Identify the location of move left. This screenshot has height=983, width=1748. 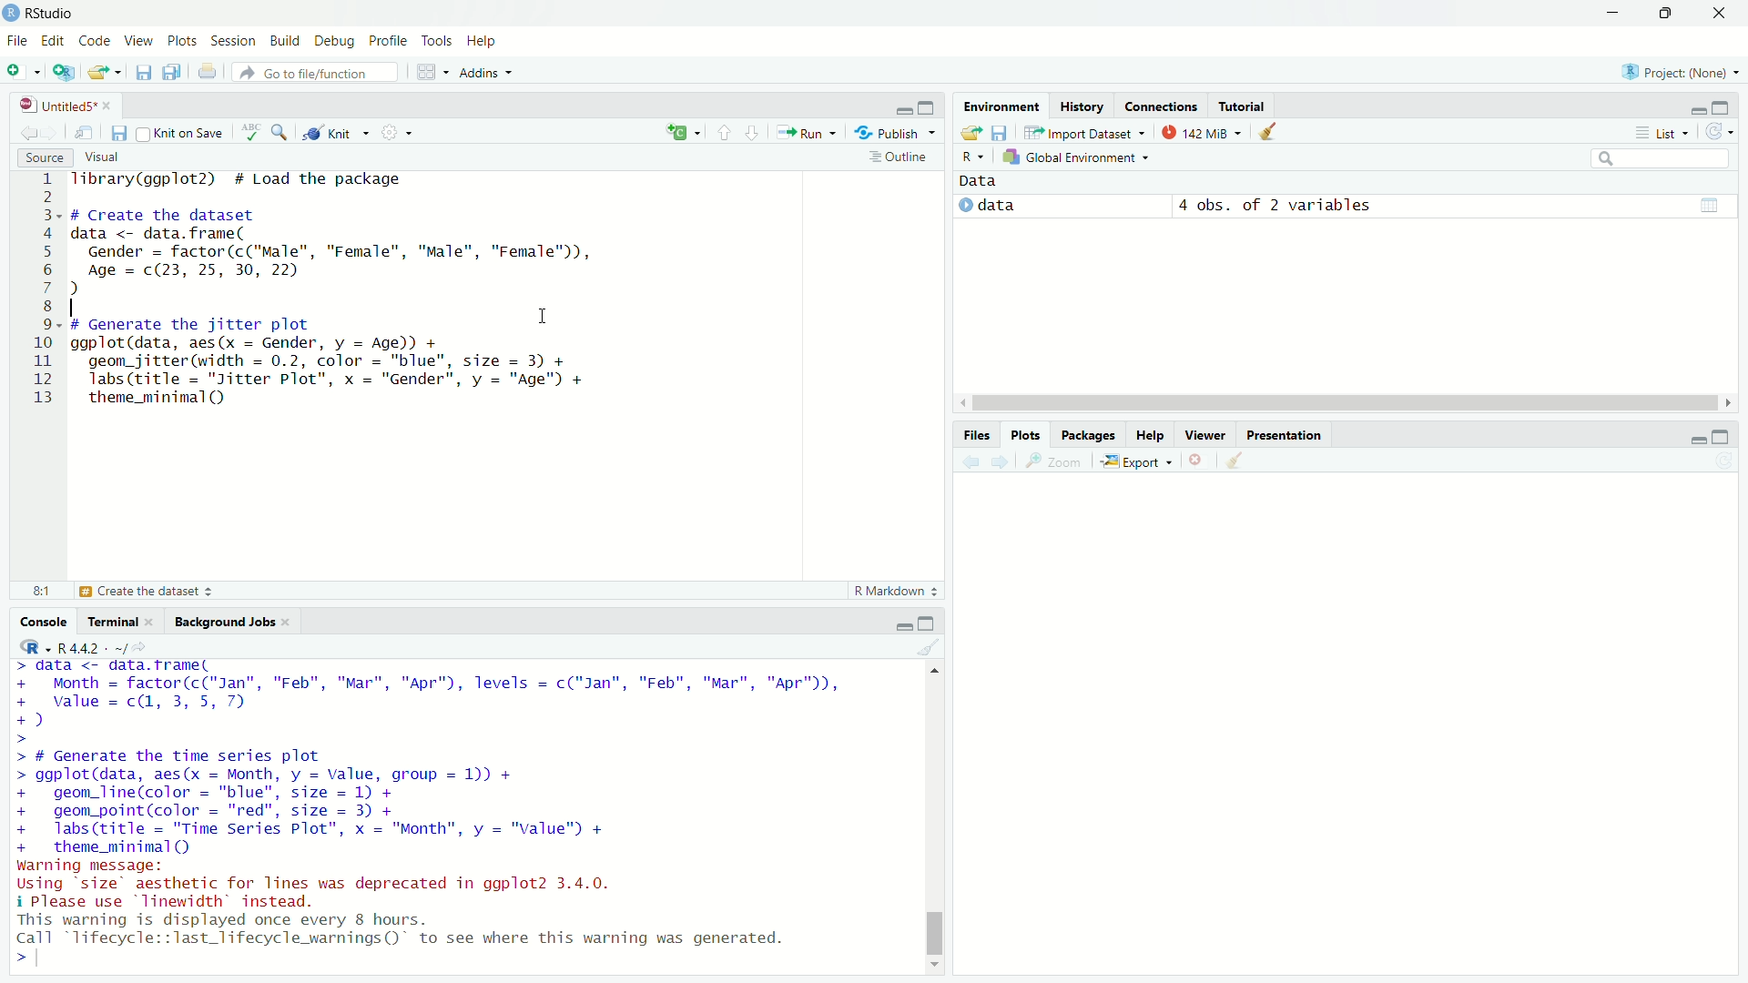
(965, 404).